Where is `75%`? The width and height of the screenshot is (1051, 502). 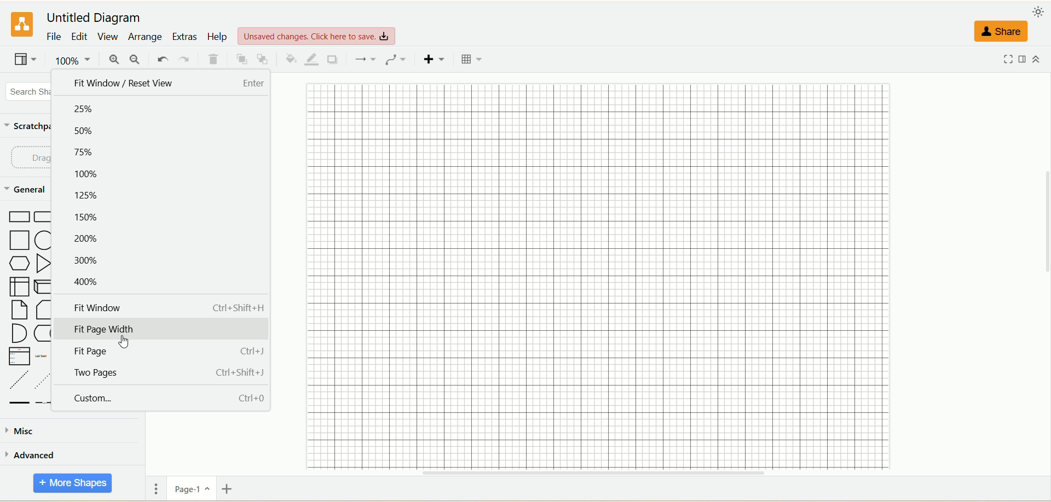
75% is located at coordinates (88, 155).